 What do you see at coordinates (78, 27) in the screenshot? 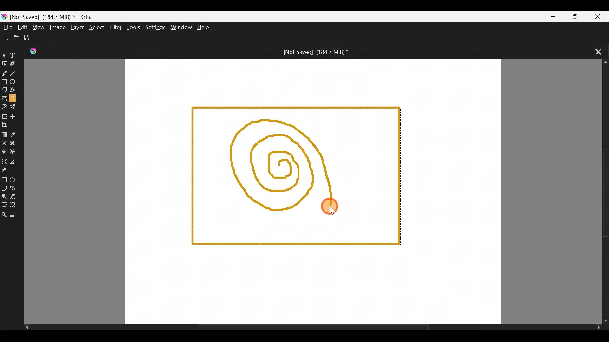
I see `Layer` at bounding box center [78, 27].